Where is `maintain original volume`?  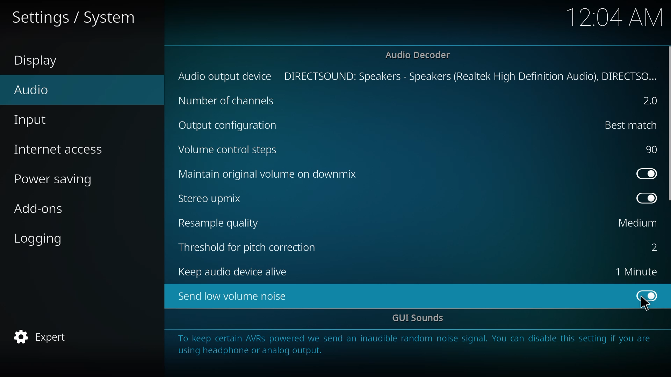
maintain original volume is located at coordinates (274, 175).